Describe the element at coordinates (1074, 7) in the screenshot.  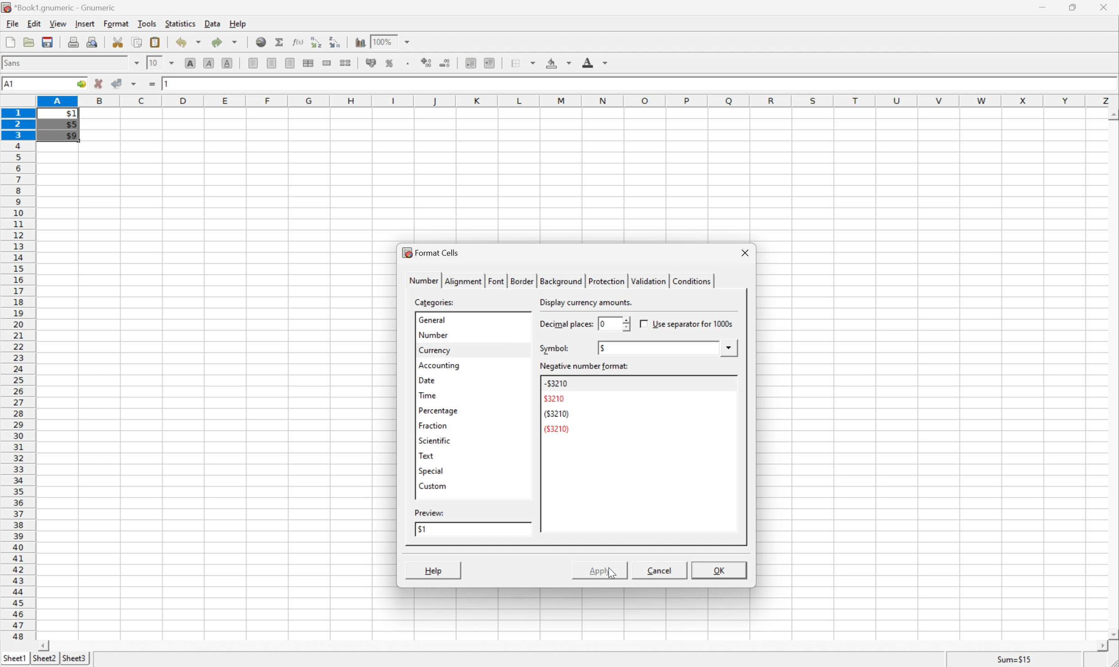
I see `restore down` at that location.